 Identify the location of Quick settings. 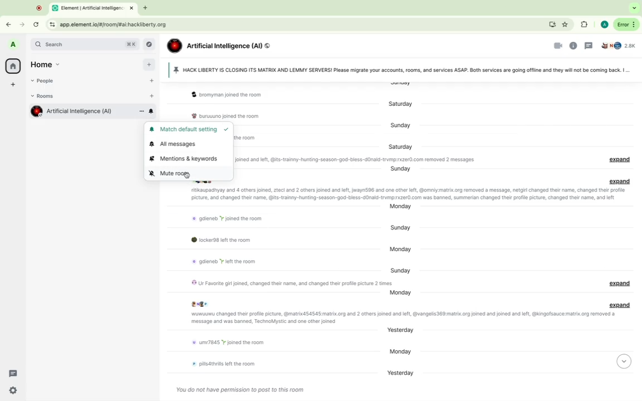
(13, 389).